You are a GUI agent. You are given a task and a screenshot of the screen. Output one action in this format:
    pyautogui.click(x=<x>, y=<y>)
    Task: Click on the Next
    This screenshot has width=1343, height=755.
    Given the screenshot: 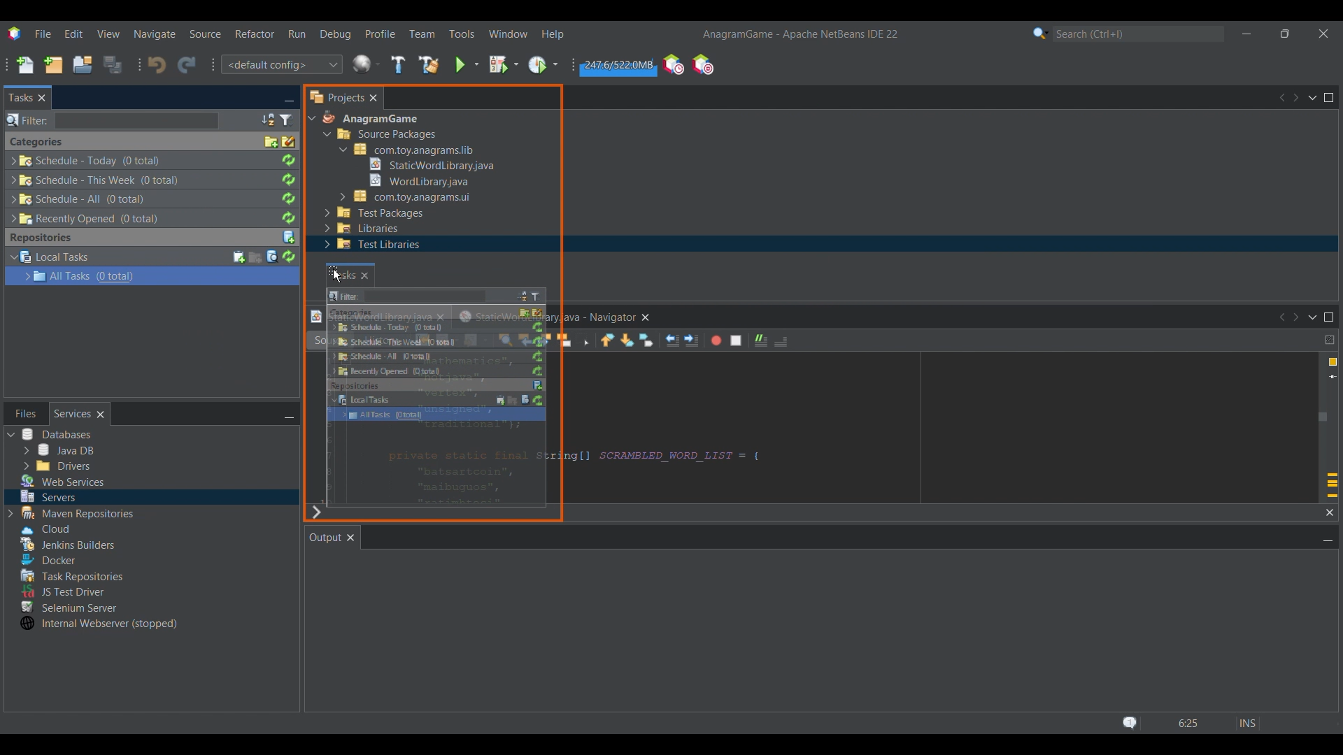 What is the action you would take?
    pyautogui.click(x=1298, y=317)
    